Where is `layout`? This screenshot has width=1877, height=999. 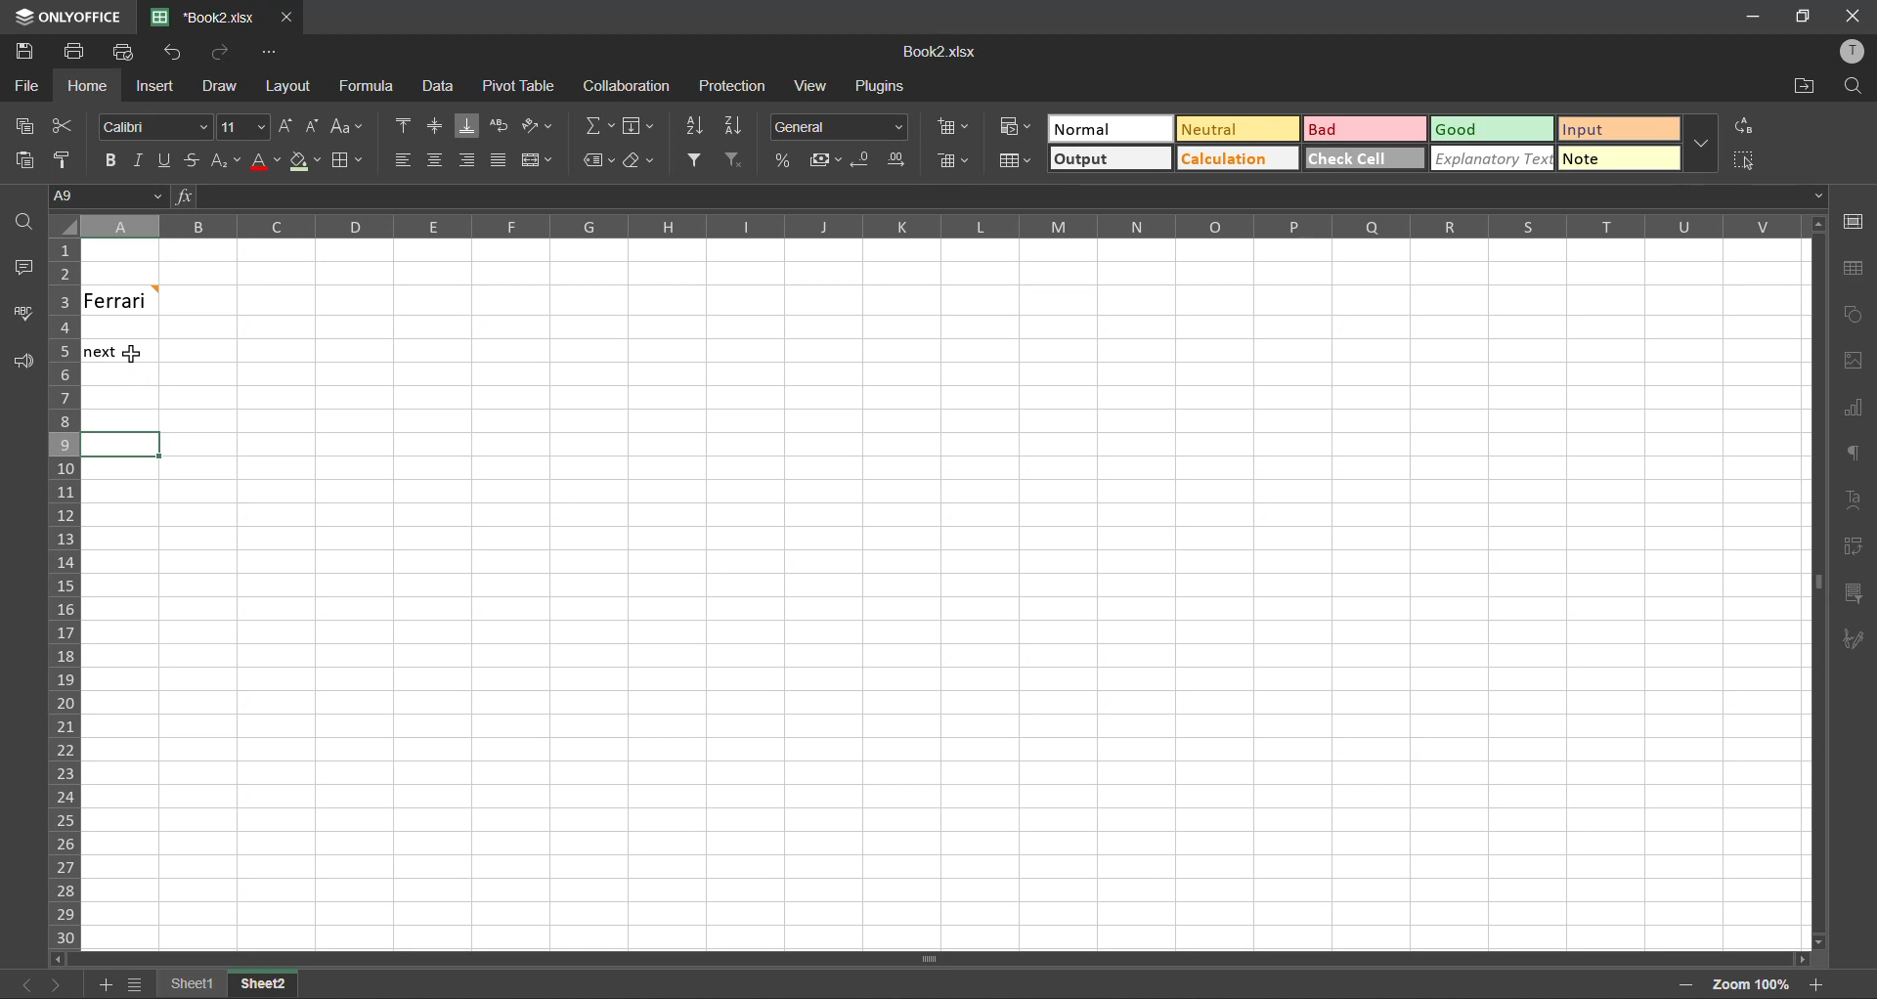
layout is located at coordinates (284, 86).